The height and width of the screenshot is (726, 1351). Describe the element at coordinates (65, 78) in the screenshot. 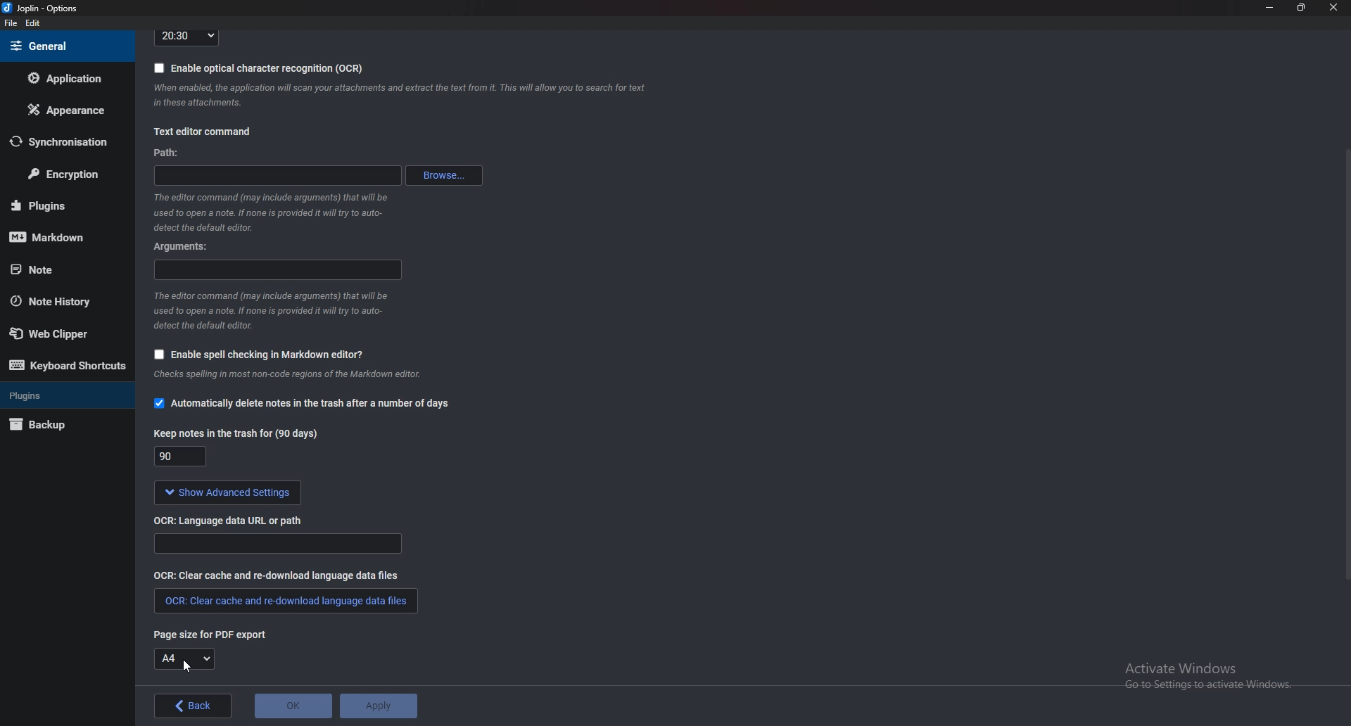

I see `Application` at that location.